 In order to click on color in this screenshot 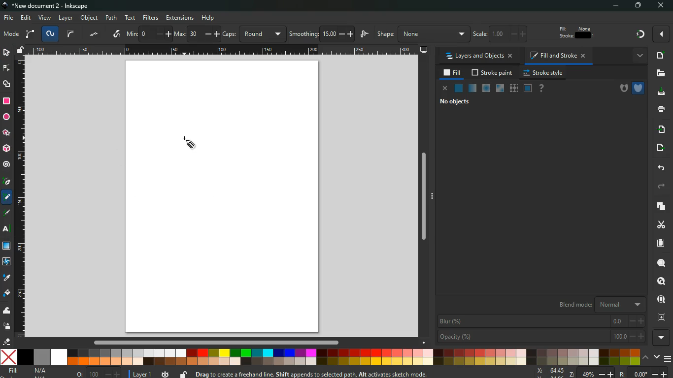, I will do `click(320, 357)`.